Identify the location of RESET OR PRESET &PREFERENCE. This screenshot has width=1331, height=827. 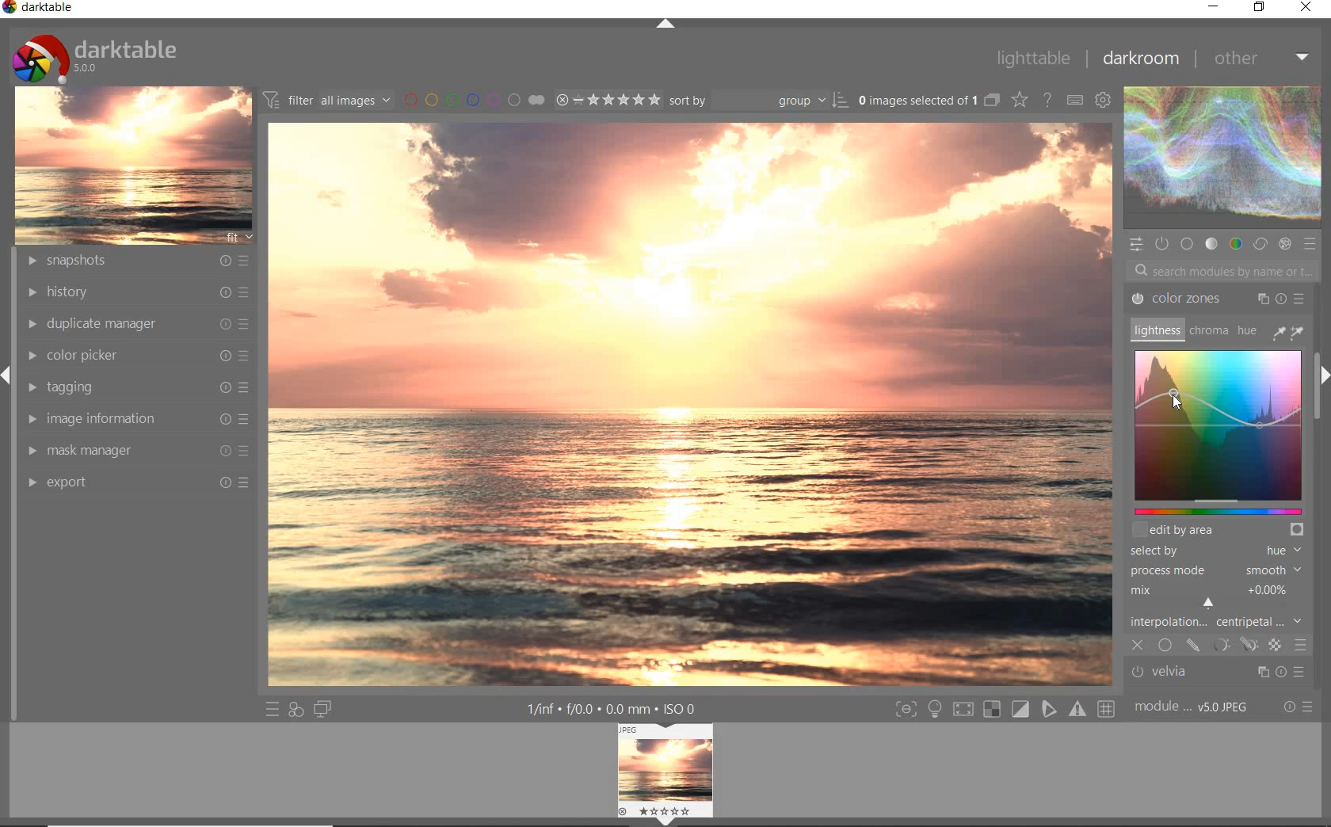
(1299, 707).